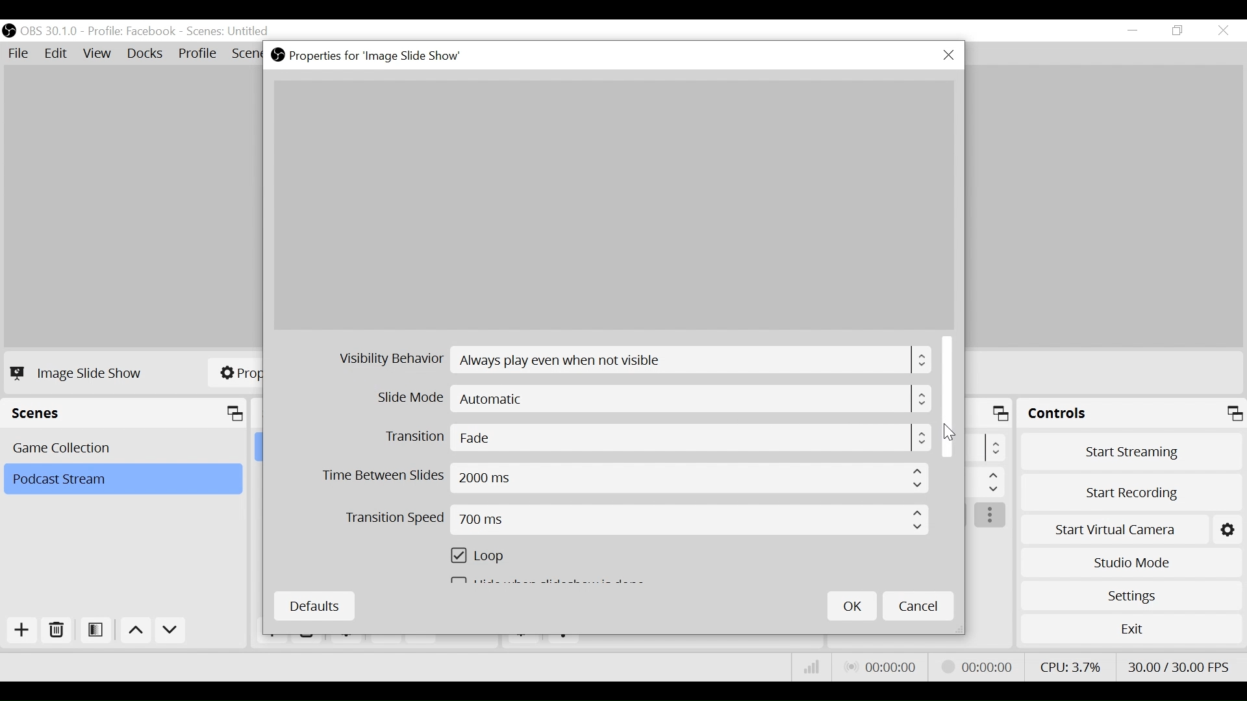 The height and width of the screenshot is (701, 1247). What do you see at coordinates (655, 399) in the screenshot?
I see `Slide Mode` at bounding box center [655, 399].